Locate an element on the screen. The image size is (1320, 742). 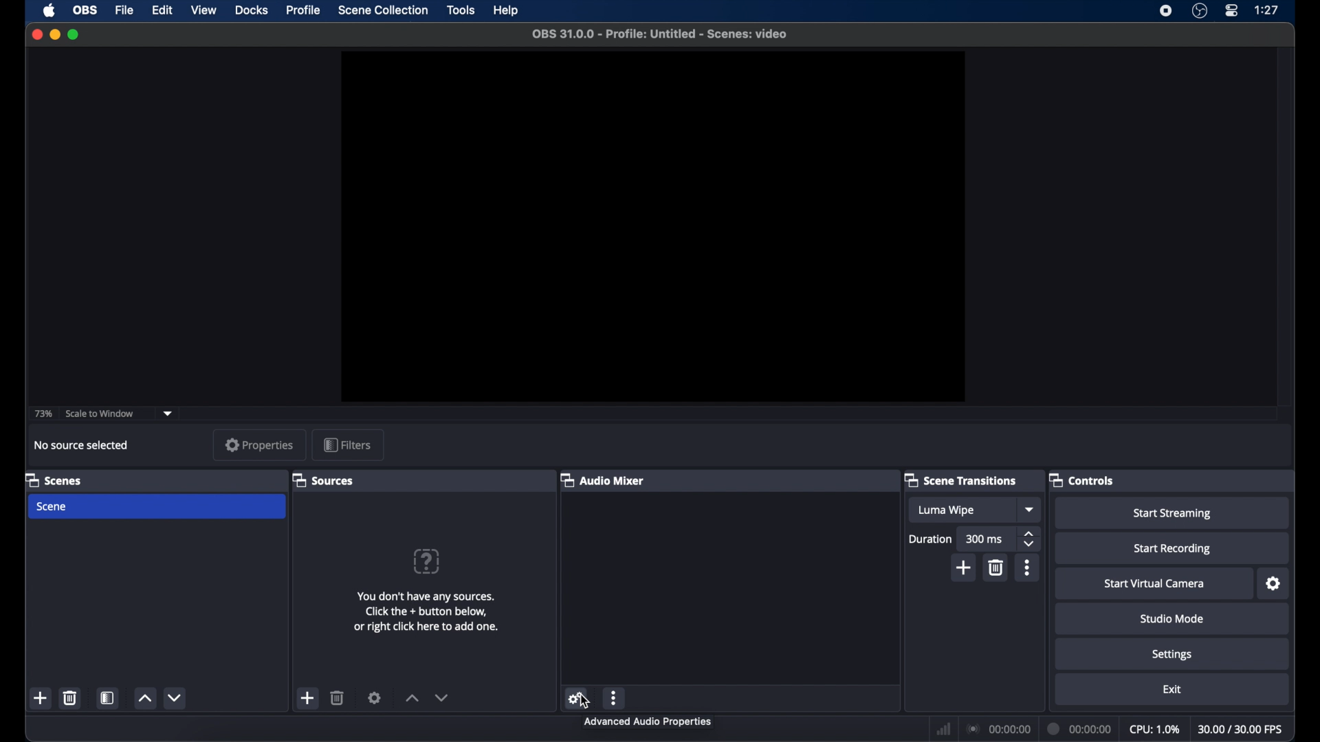
decrement is located at coordinates (442, 697).